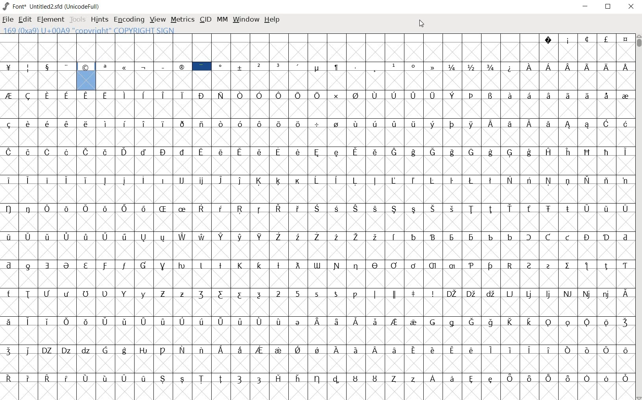  I want to click on edit, so click(24, 18).